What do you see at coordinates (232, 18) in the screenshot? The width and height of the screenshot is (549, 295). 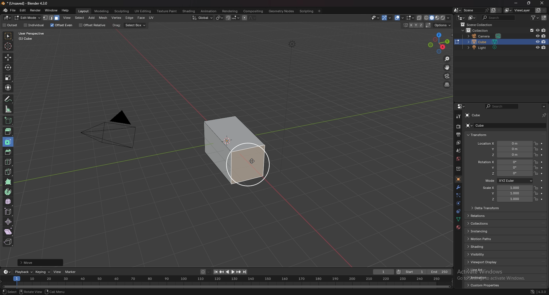 I see `snapping` at bounding box center [232, 18].